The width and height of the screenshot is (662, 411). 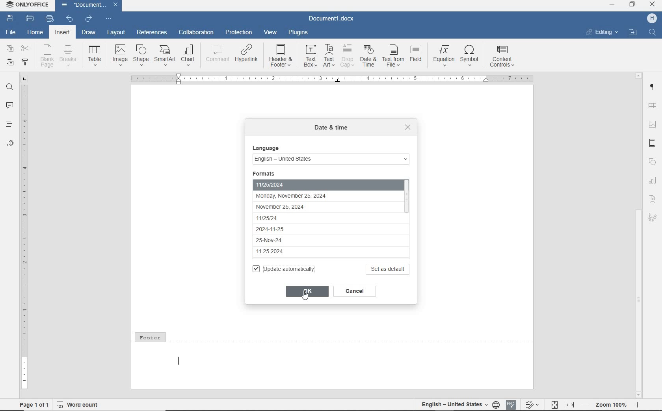 What do you see at coordinates (165, 56) in the screenshot?
I see `SmartArt` at bounding box center [165, 56].